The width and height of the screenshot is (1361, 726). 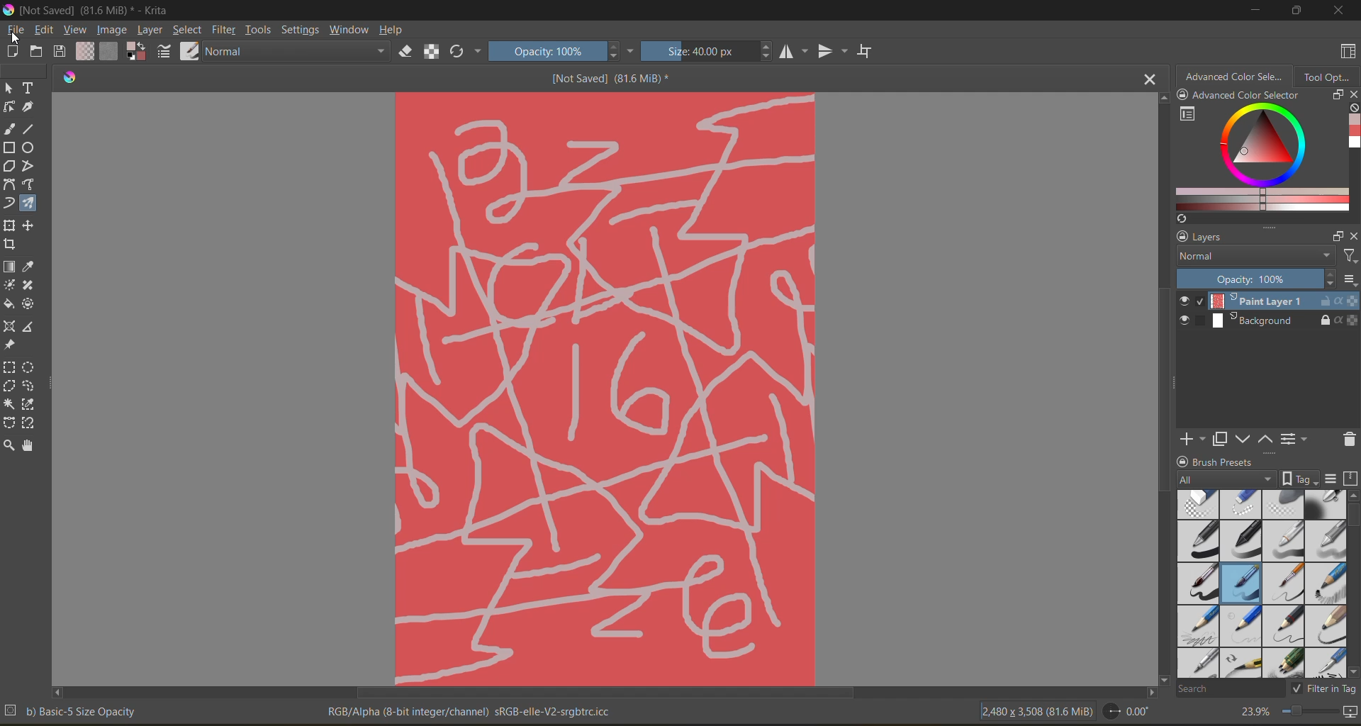 What do you see at coordinates (9, 304) in the screenshot?
I see `tool` at bounding box center [9, 304].